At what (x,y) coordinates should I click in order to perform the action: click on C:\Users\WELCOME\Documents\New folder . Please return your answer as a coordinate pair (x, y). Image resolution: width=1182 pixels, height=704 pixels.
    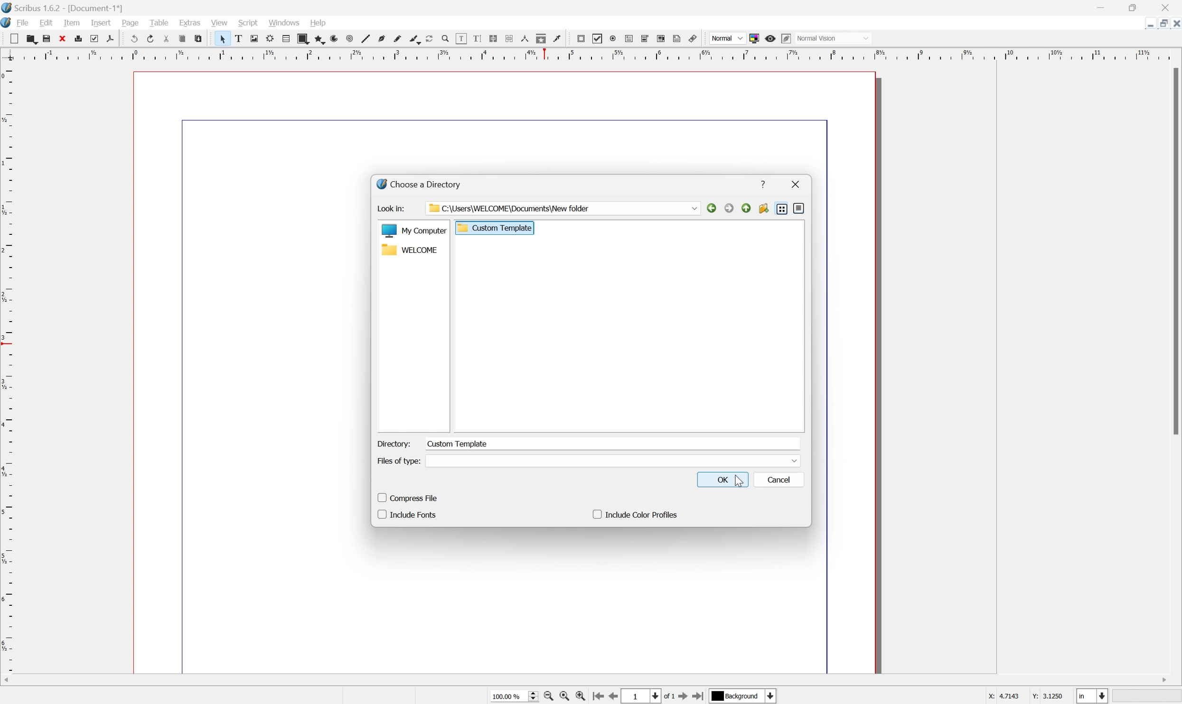
    Looking at the image, I should click on (572, 208).